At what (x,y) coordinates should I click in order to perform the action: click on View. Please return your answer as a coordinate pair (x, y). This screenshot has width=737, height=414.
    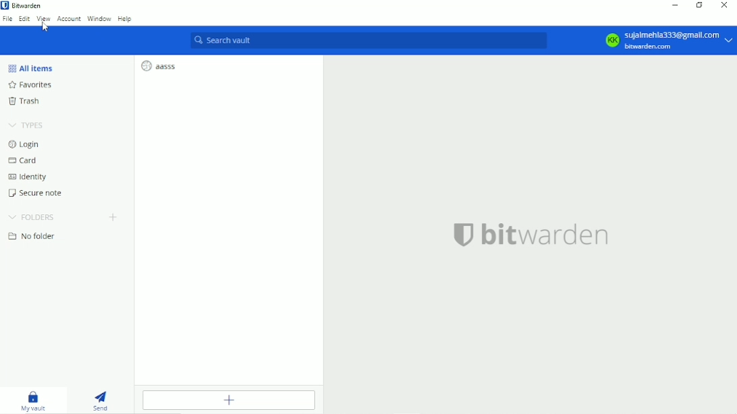
    Looking at the image, I should click on (44, 19).